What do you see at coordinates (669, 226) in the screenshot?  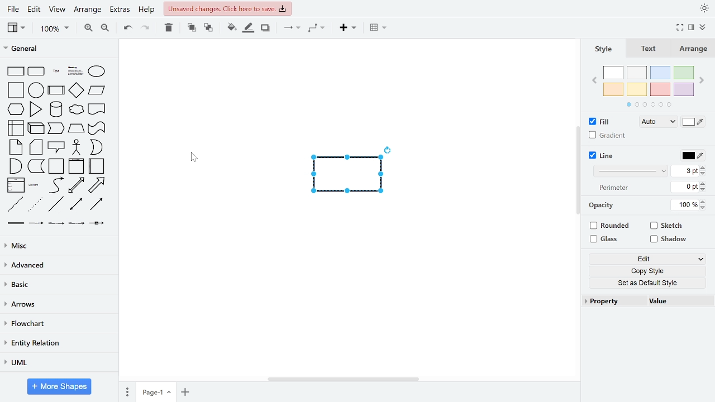 I see `sketch` at bounding box center [669, 226].